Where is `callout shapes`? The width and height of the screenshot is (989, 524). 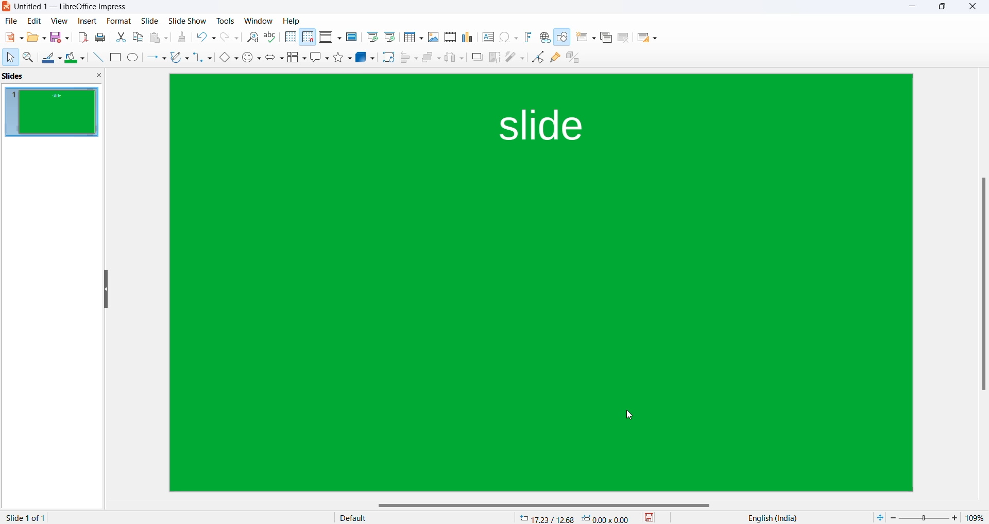 callout shapes is located at coordinates (320, 58).